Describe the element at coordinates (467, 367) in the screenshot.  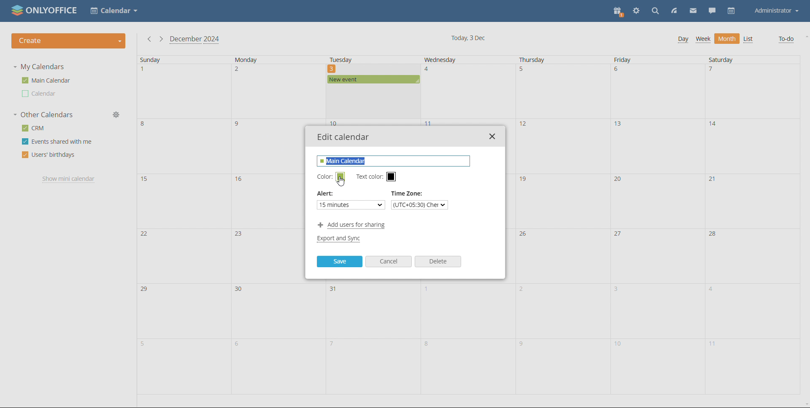
I see `date` at that location.